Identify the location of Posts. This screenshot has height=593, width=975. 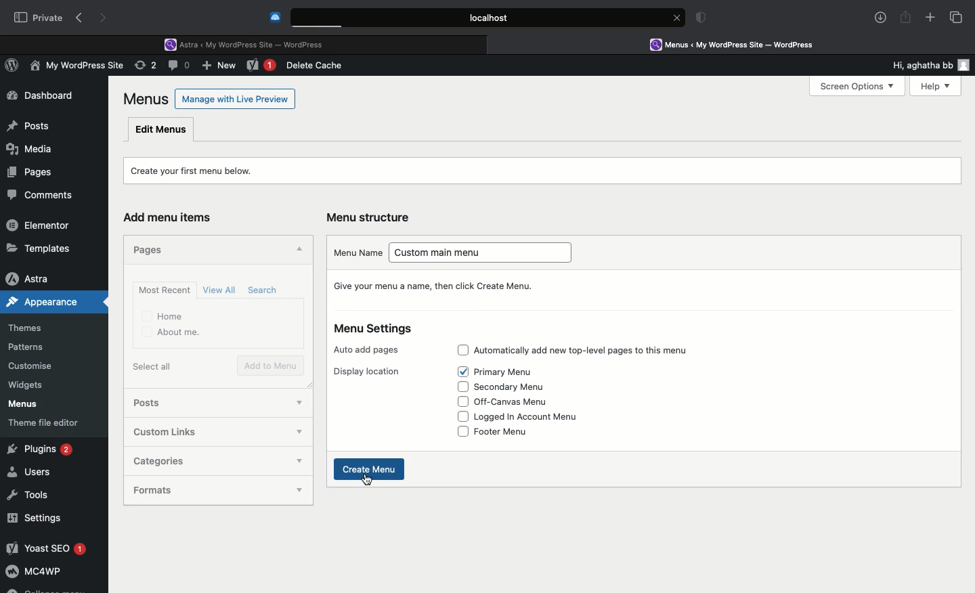
(28, 123).